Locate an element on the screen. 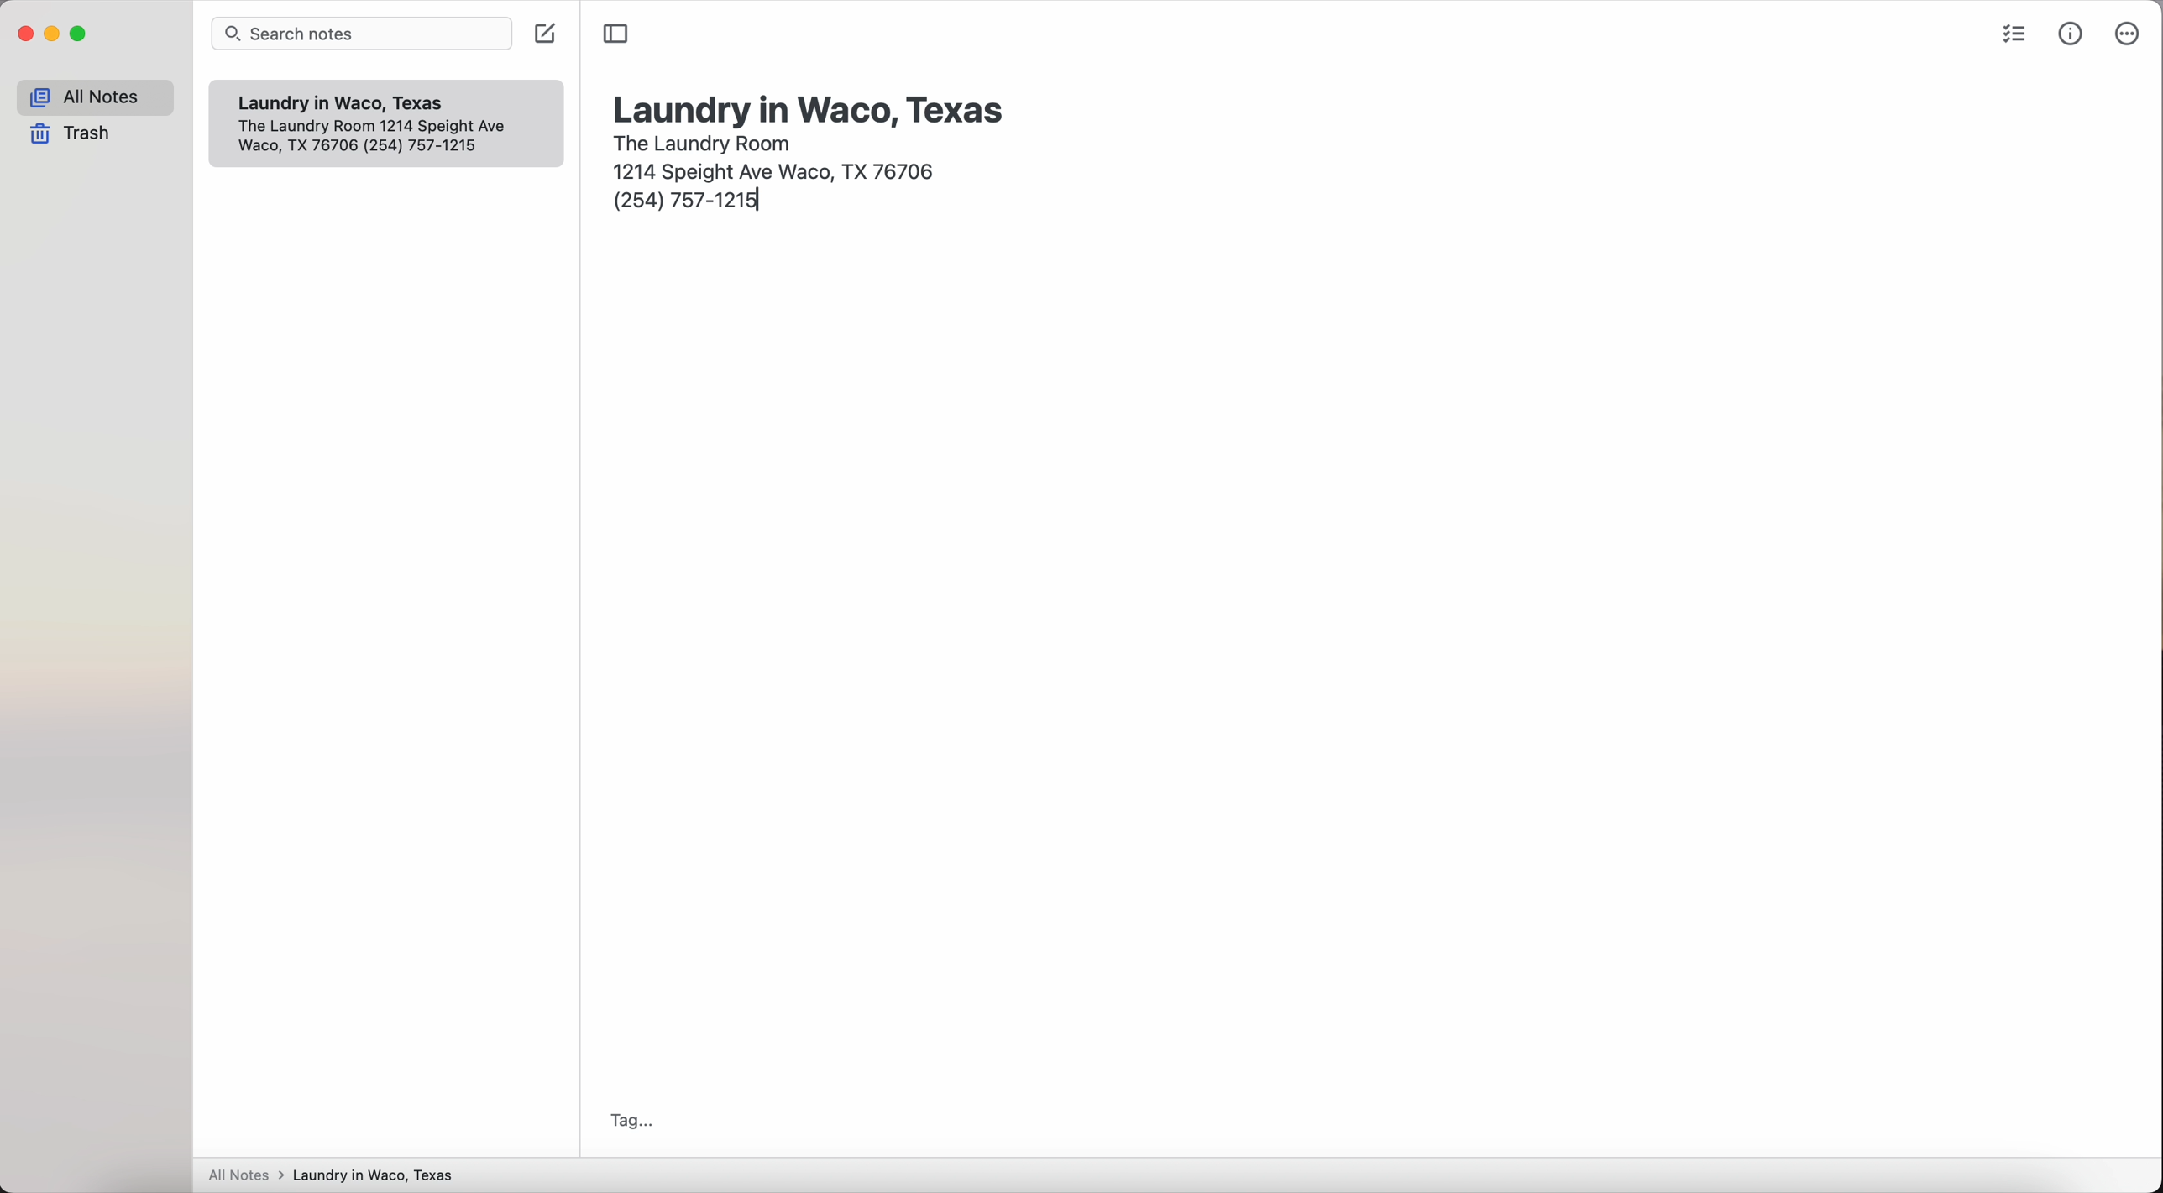  metrics is located at coordinates (2072, 33).